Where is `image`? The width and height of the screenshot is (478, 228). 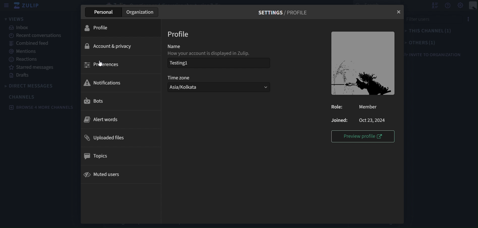
image is located at coordinates (364, 64).